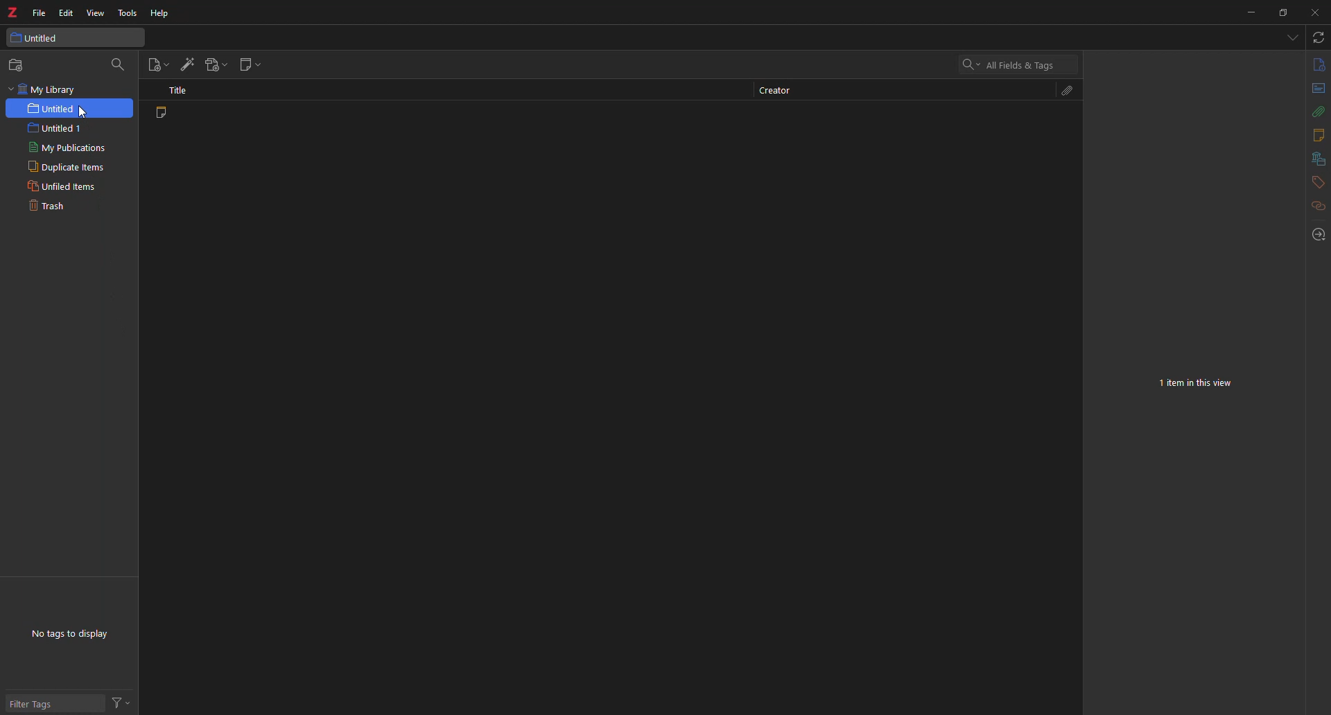 Image resolution: width=1331 pixels, height=715 pixels. Describe the element at coordinates (35, 37) in the screenshot. I see `untitled` at that location.